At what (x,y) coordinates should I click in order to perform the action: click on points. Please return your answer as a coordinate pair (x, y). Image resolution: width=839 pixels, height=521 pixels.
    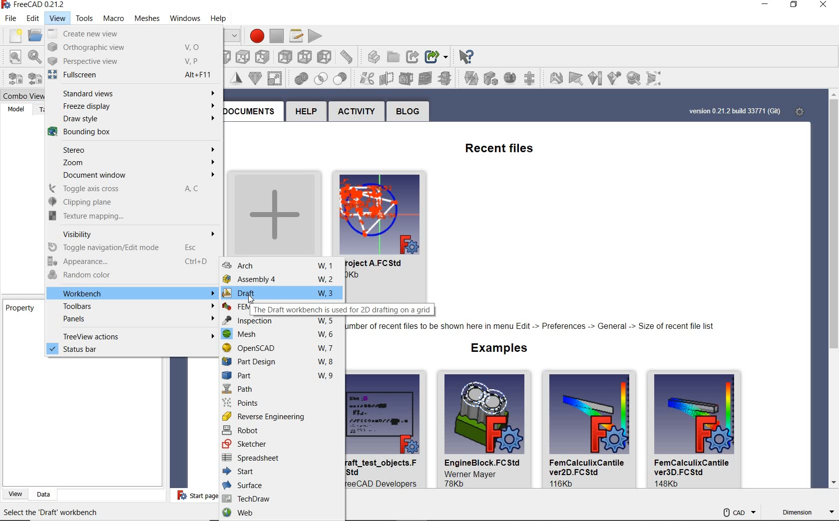
    Looking at the image, I should click on (282, 403).